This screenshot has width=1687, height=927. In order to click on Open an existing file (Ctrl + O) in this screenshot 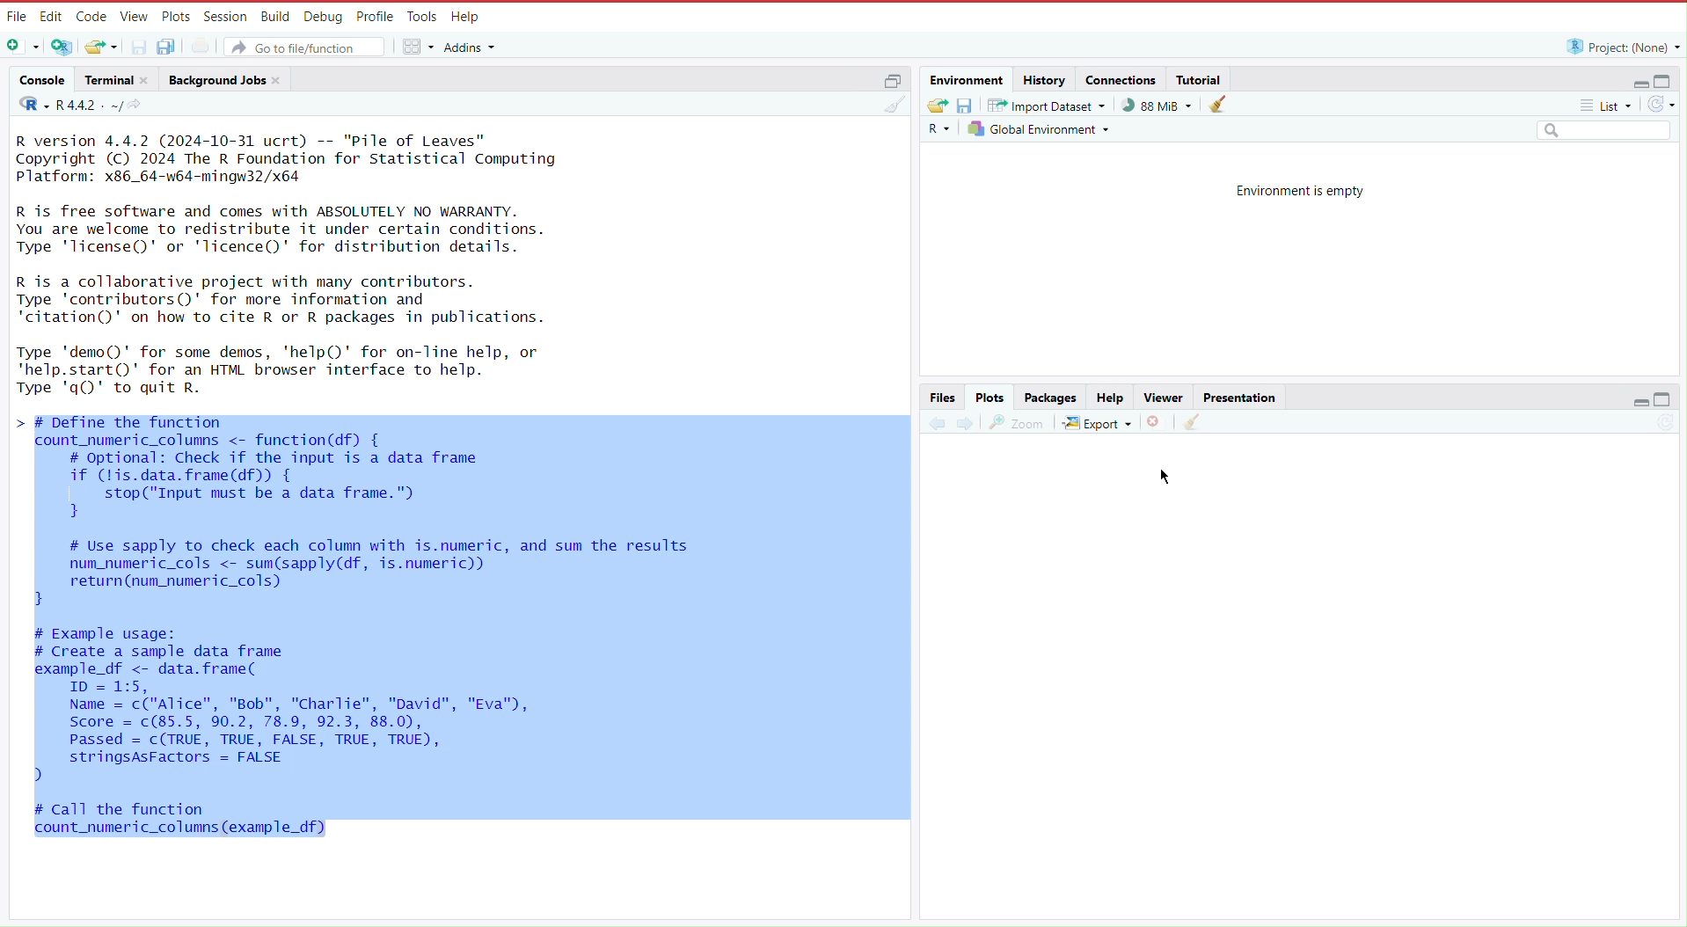, I will do `click(100, 46)`.